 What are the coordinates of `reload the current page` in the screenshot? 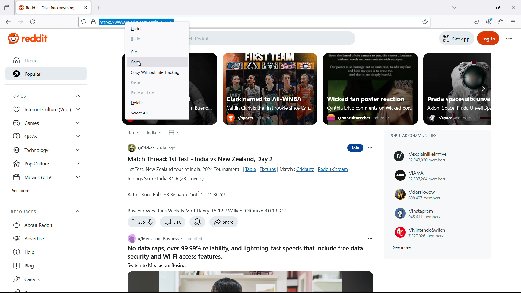 It's located at (33, 22).